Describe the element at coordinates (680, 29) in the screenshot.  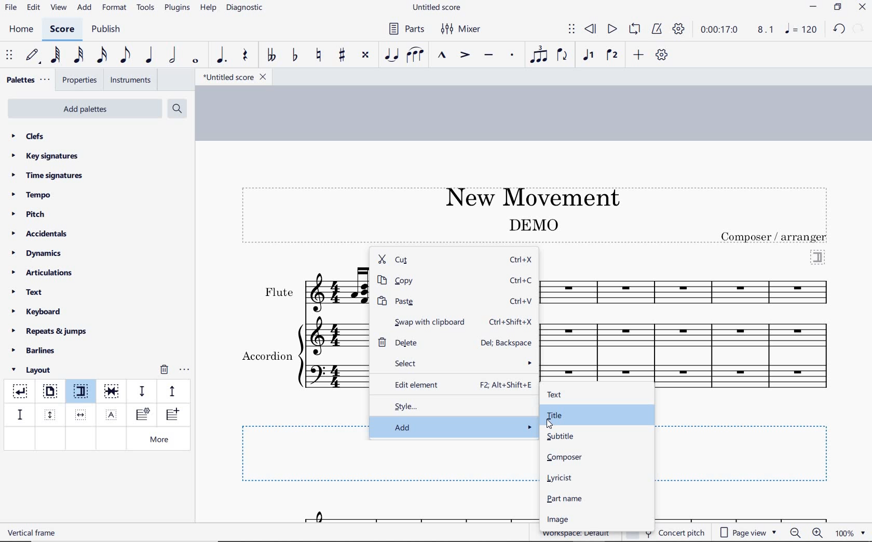
I see `playback settings` at that location.